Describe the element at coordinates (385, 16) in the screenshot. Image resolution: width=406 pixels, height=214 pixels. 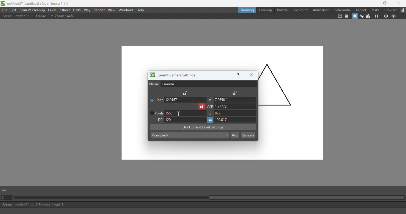
I see `Preview` at that location.